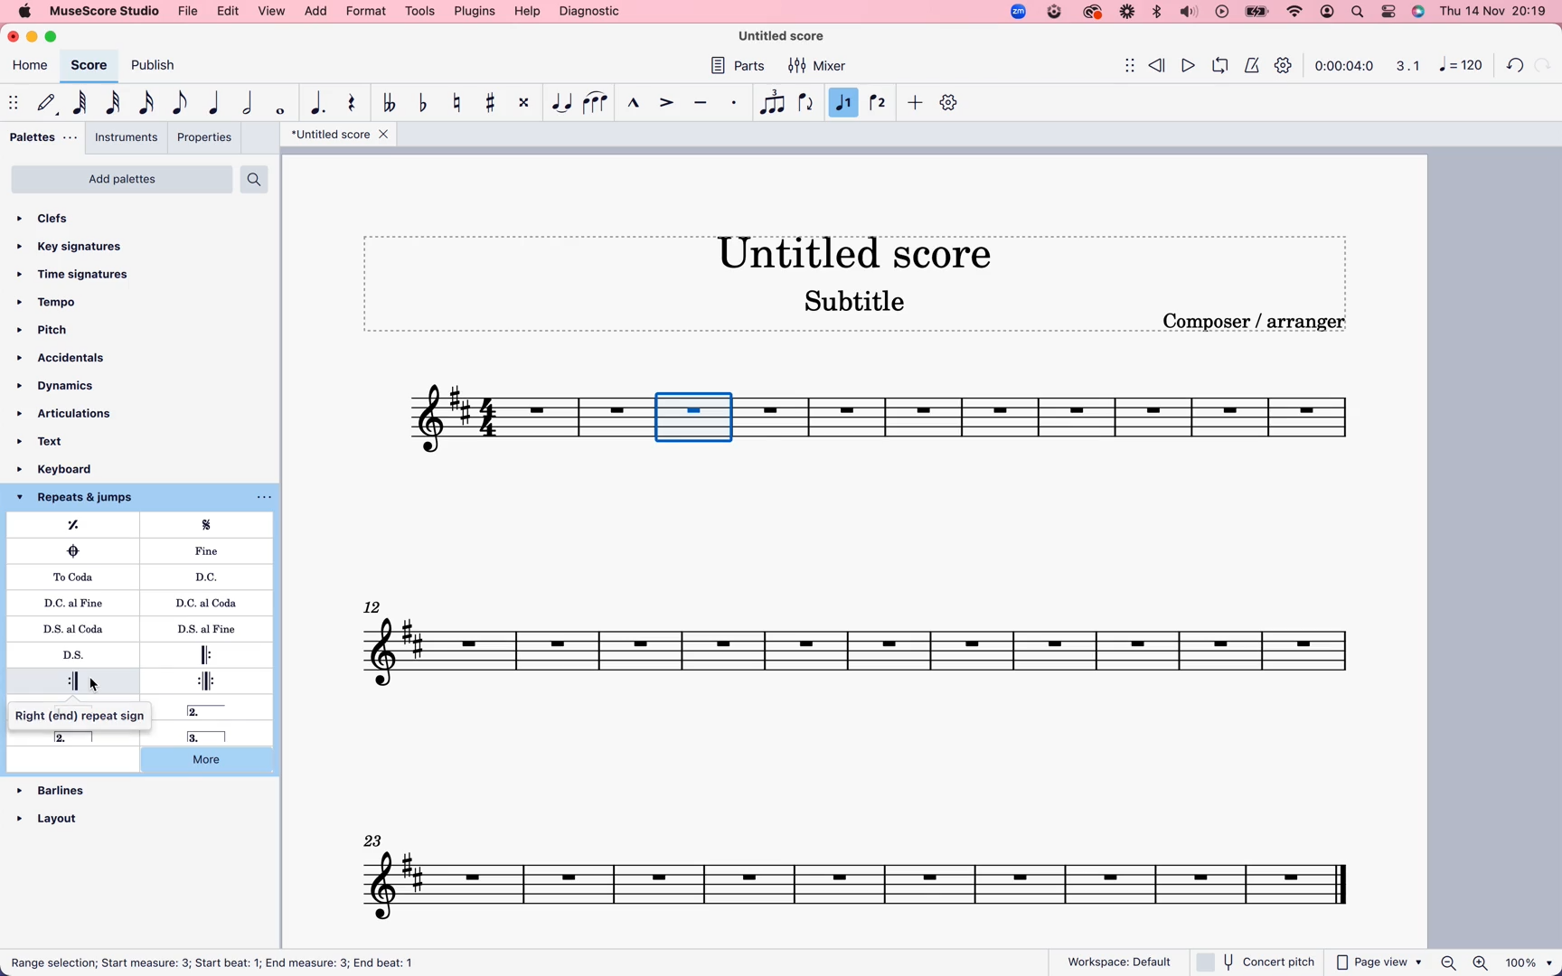  I want to click on »  Barlines, so click(60, 781).